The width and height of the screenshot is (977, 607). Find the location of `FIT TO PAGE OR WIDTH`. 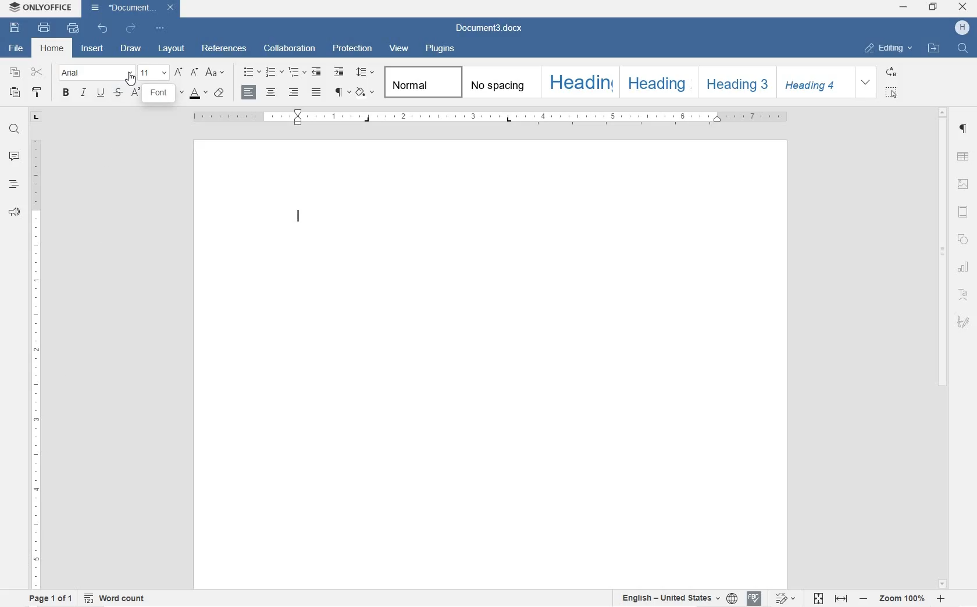

FIT TO PAGE OR WIDTH is located at coordinates (832, 597).